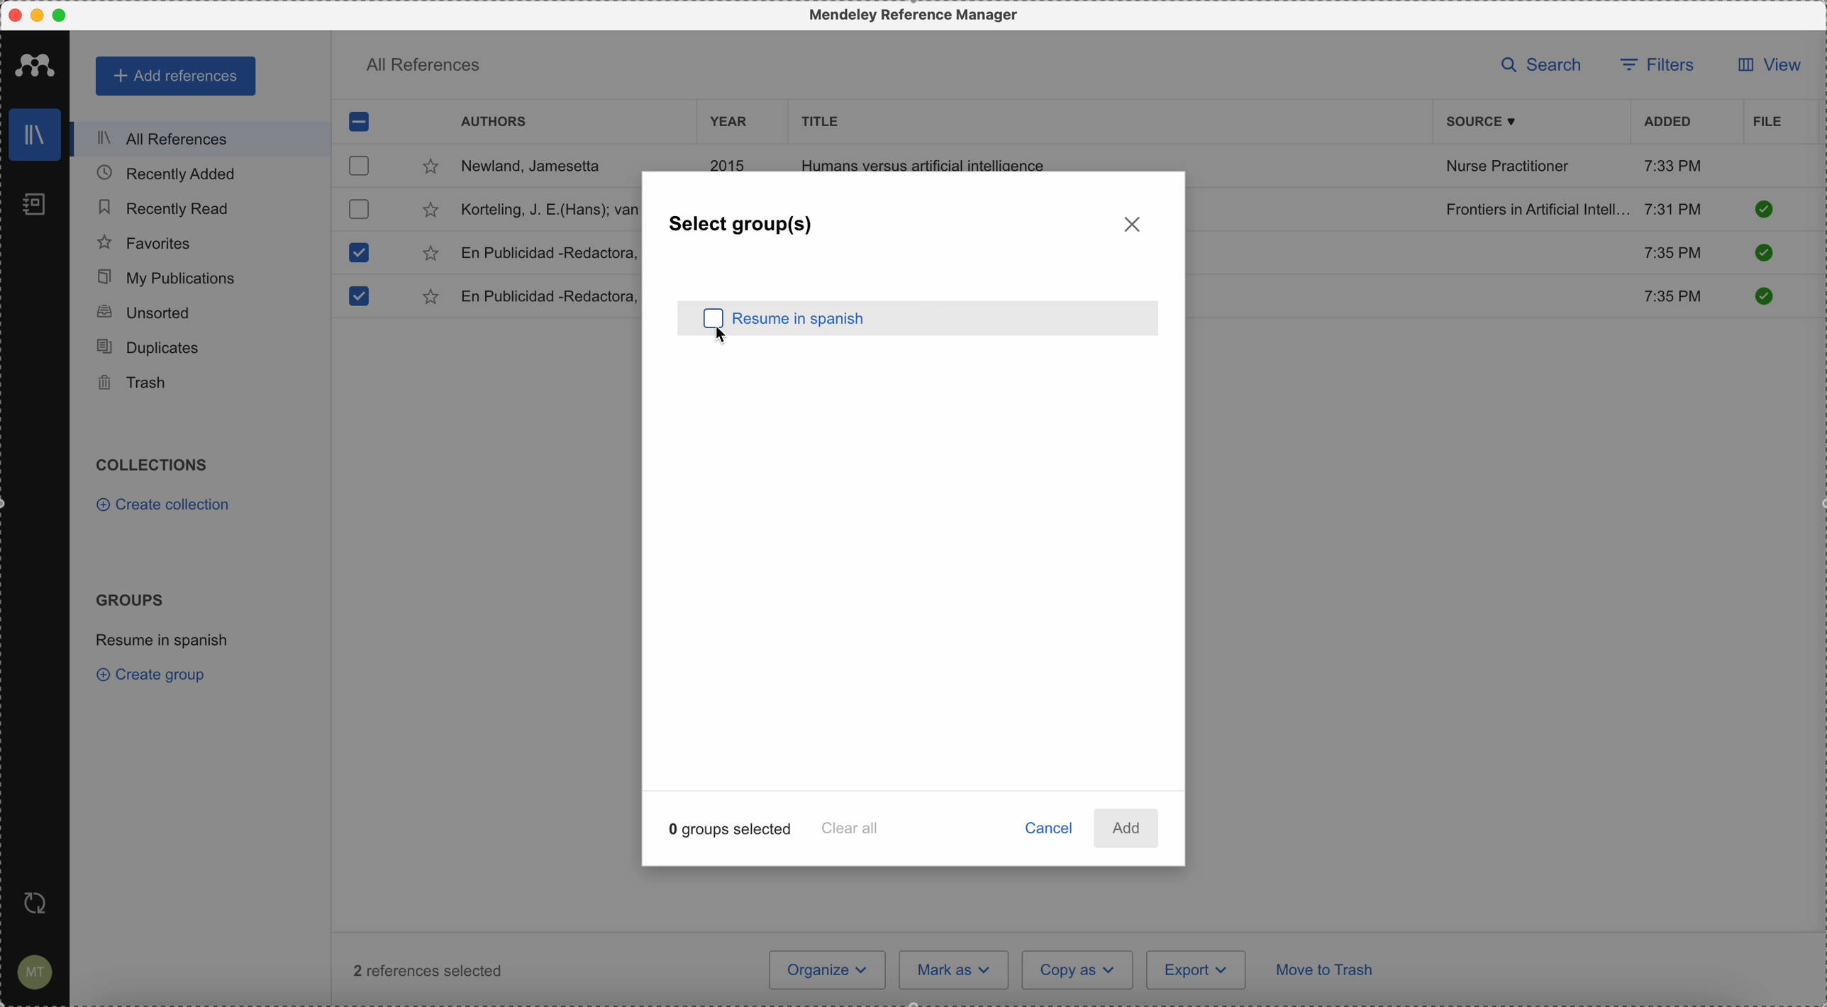 The image size is (1827, 1007). I want to click on En Publicidad-Redactora, Lcda, so click(548, 296).